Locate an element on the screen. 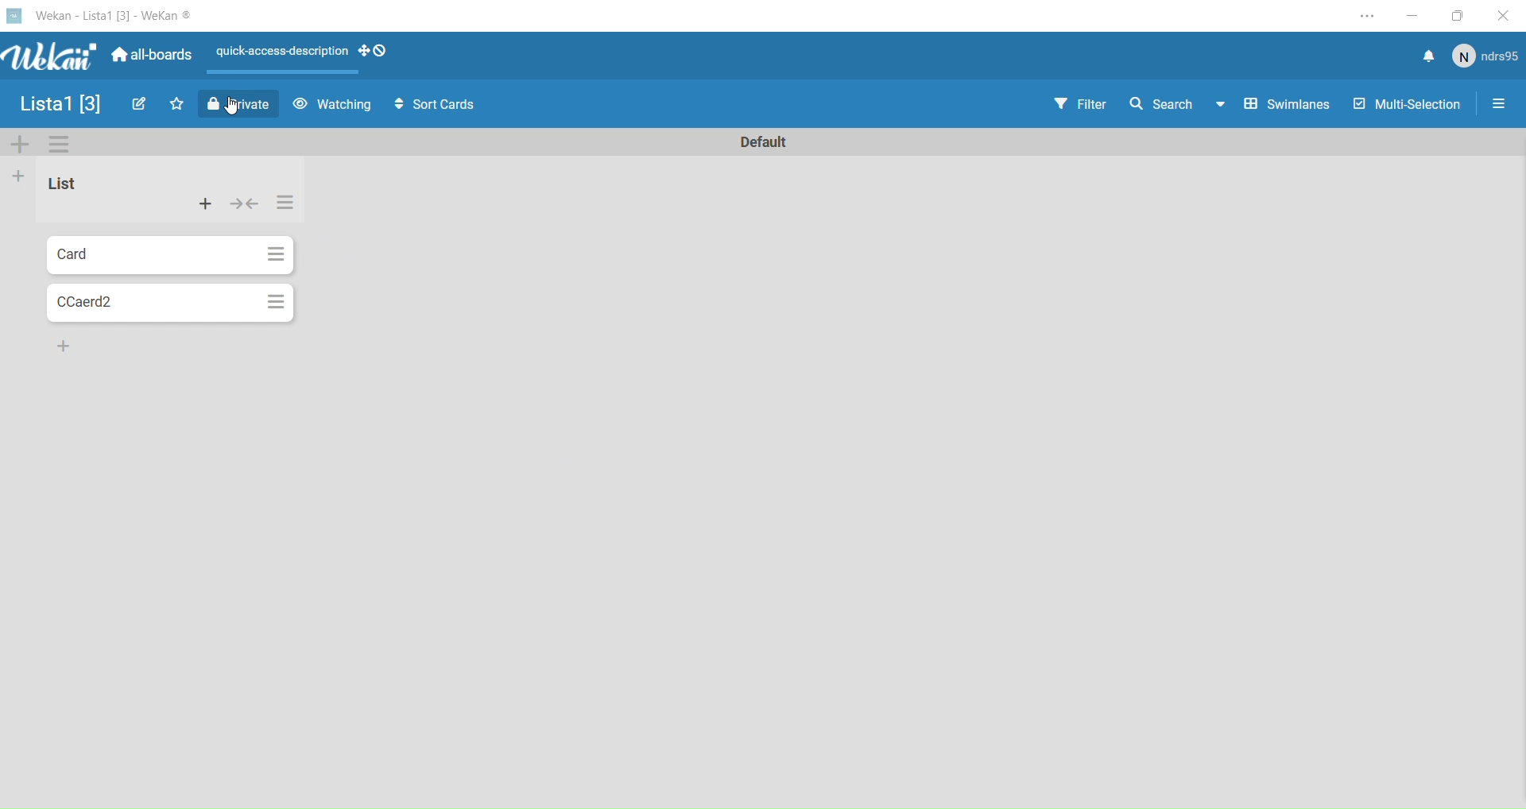 This screenshot has height=809, width=1526. Multi Selection is located at coordinates (1405, 107).